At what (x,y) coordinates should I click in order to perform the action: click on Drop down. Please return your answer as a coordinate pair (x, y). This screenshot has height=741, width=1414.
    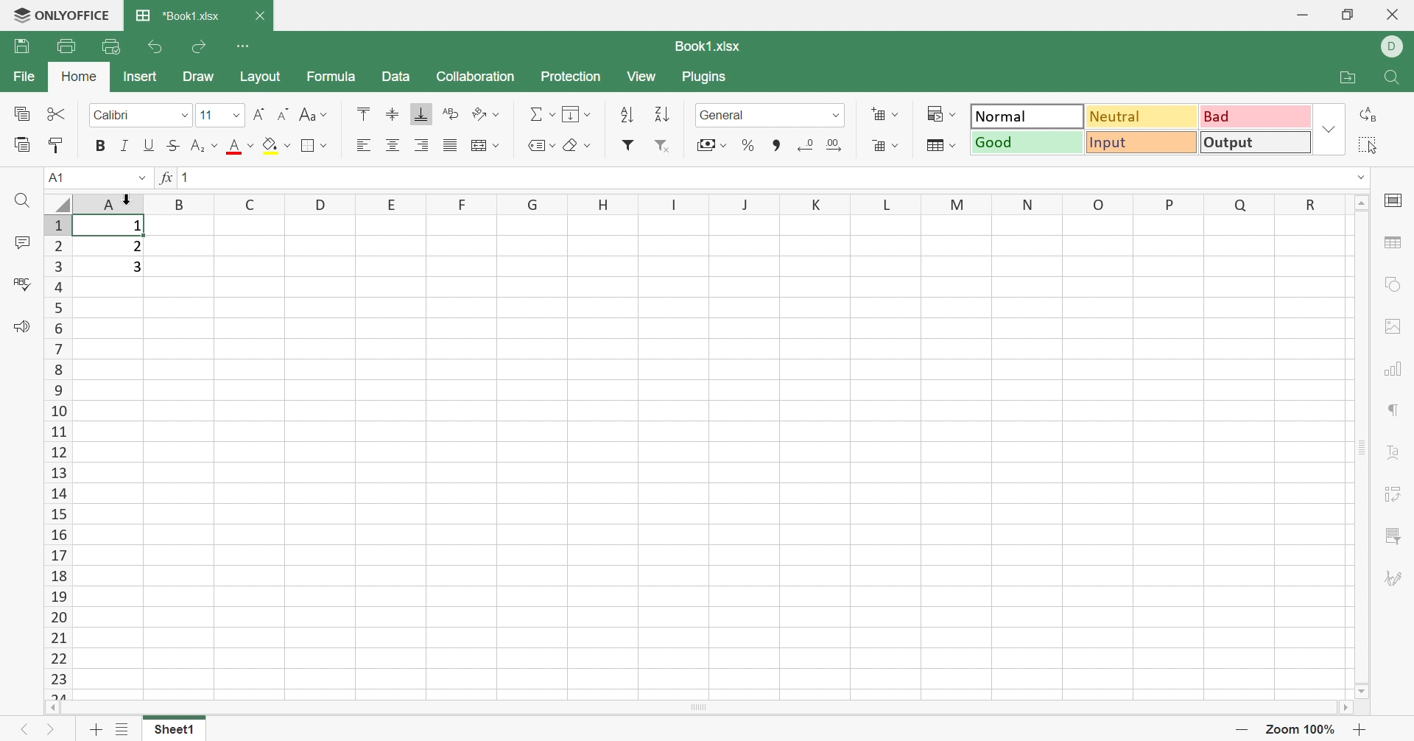
    Looking at the image, I should click on (1362, 178).